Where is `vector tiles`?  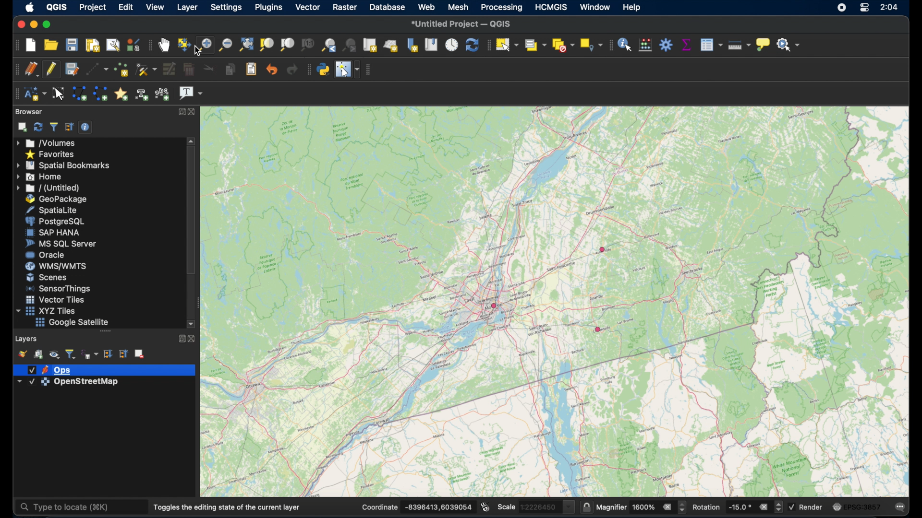
vector tiles is located at coordinates (53, 299).